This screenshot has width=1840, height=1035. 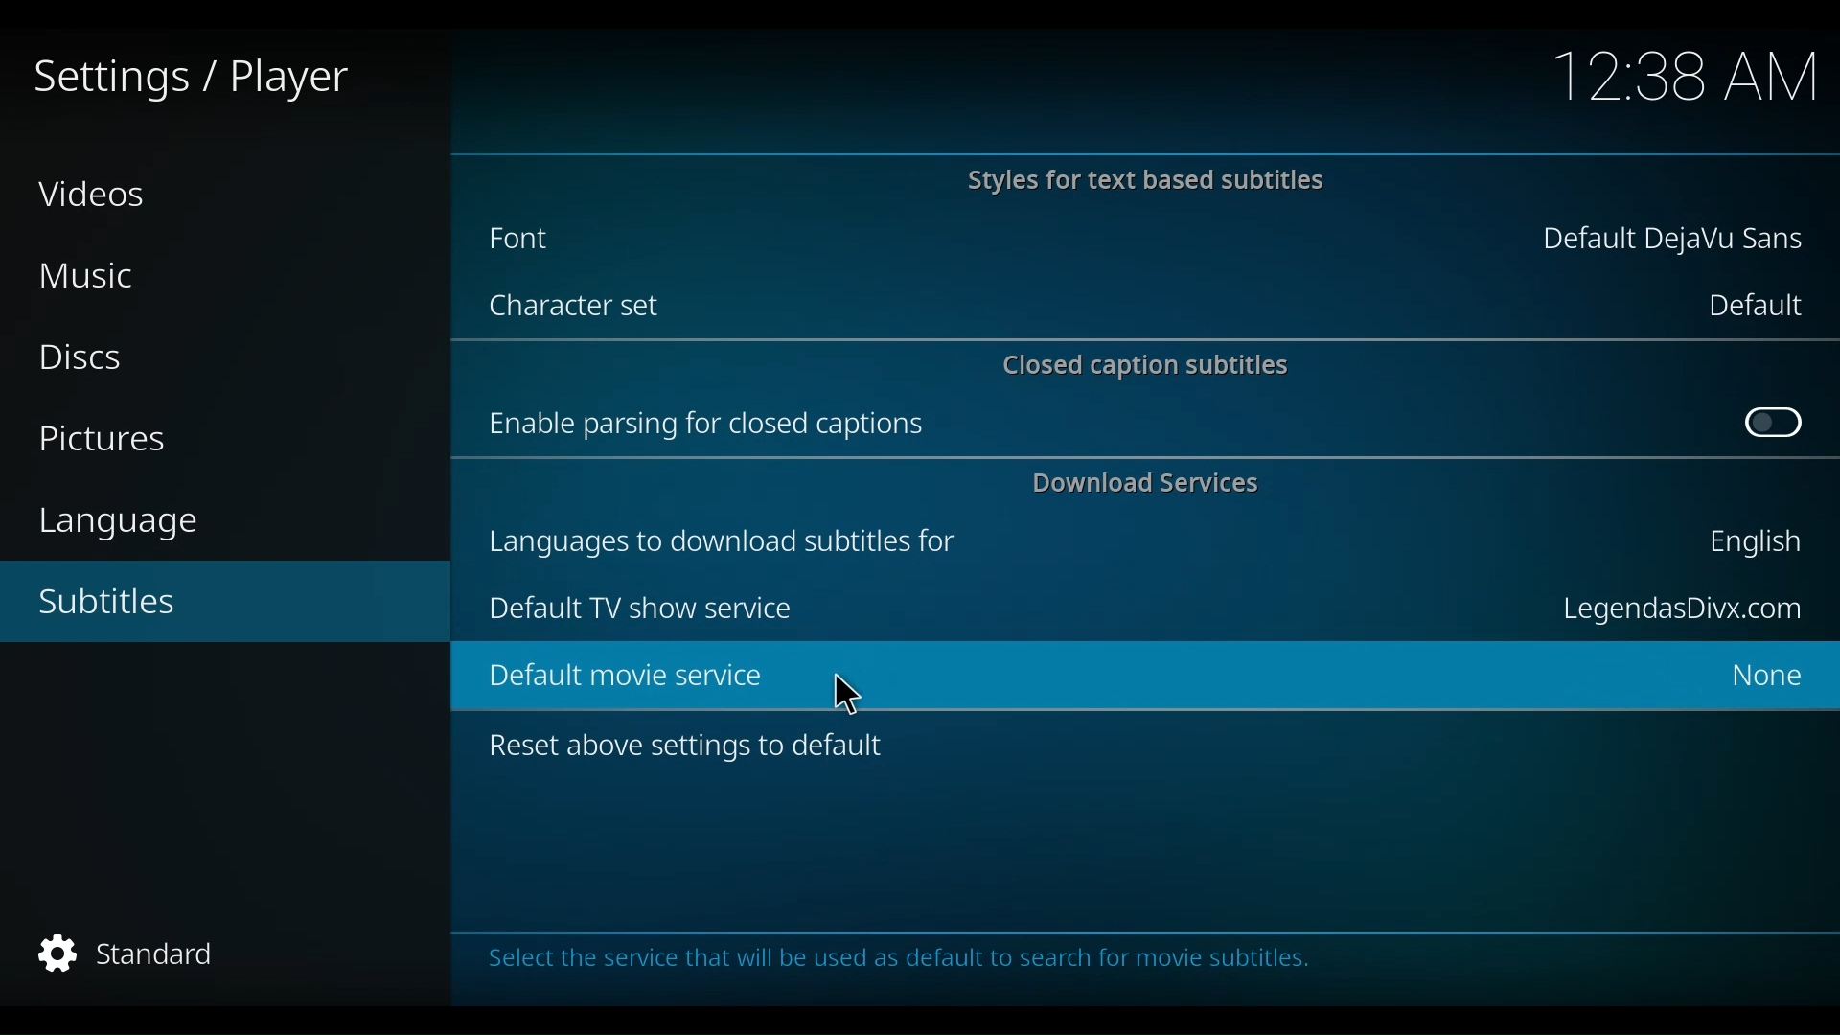 I want to click on Character set, so click(x=582, y=309).